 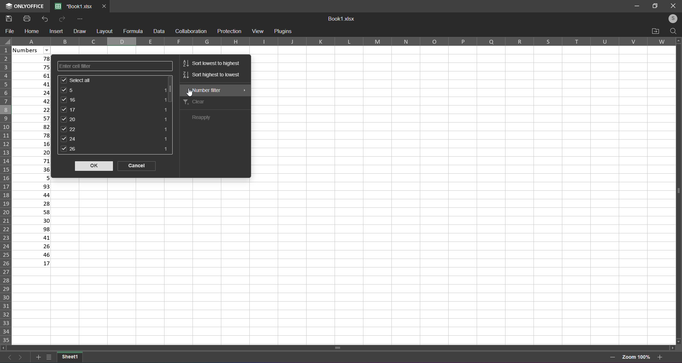 What do you see at coordinates (9, 18) in the screenshot?
I see `save` at bounding box center [9, 18].